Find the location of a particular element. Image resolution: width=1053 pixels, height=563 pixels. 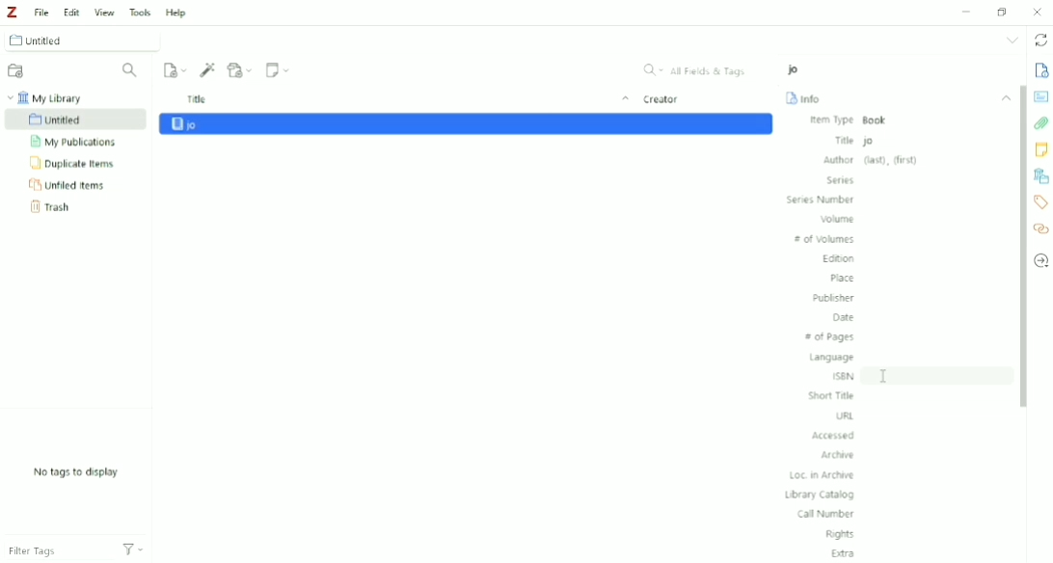

Libraries and Collections is located at coordinates (1041, 176).